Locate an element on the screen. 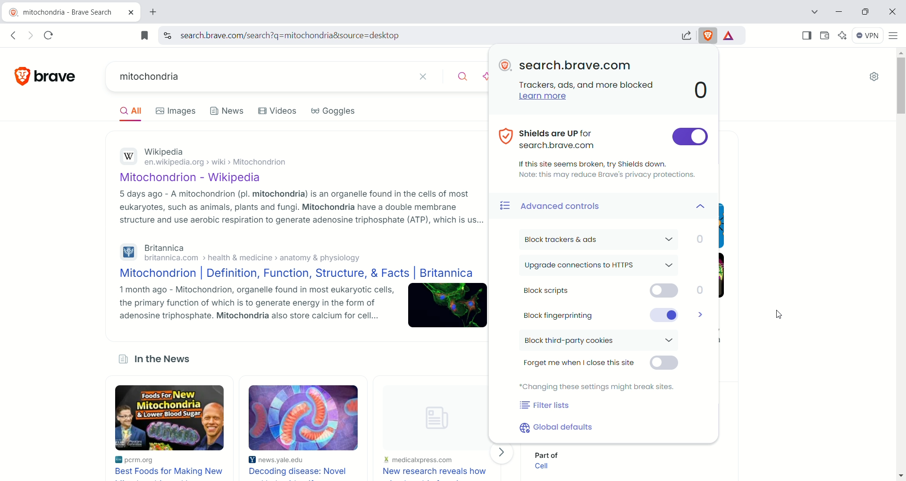 This screenshot has width=906, height=481. close is located at coordinates (891, 12).